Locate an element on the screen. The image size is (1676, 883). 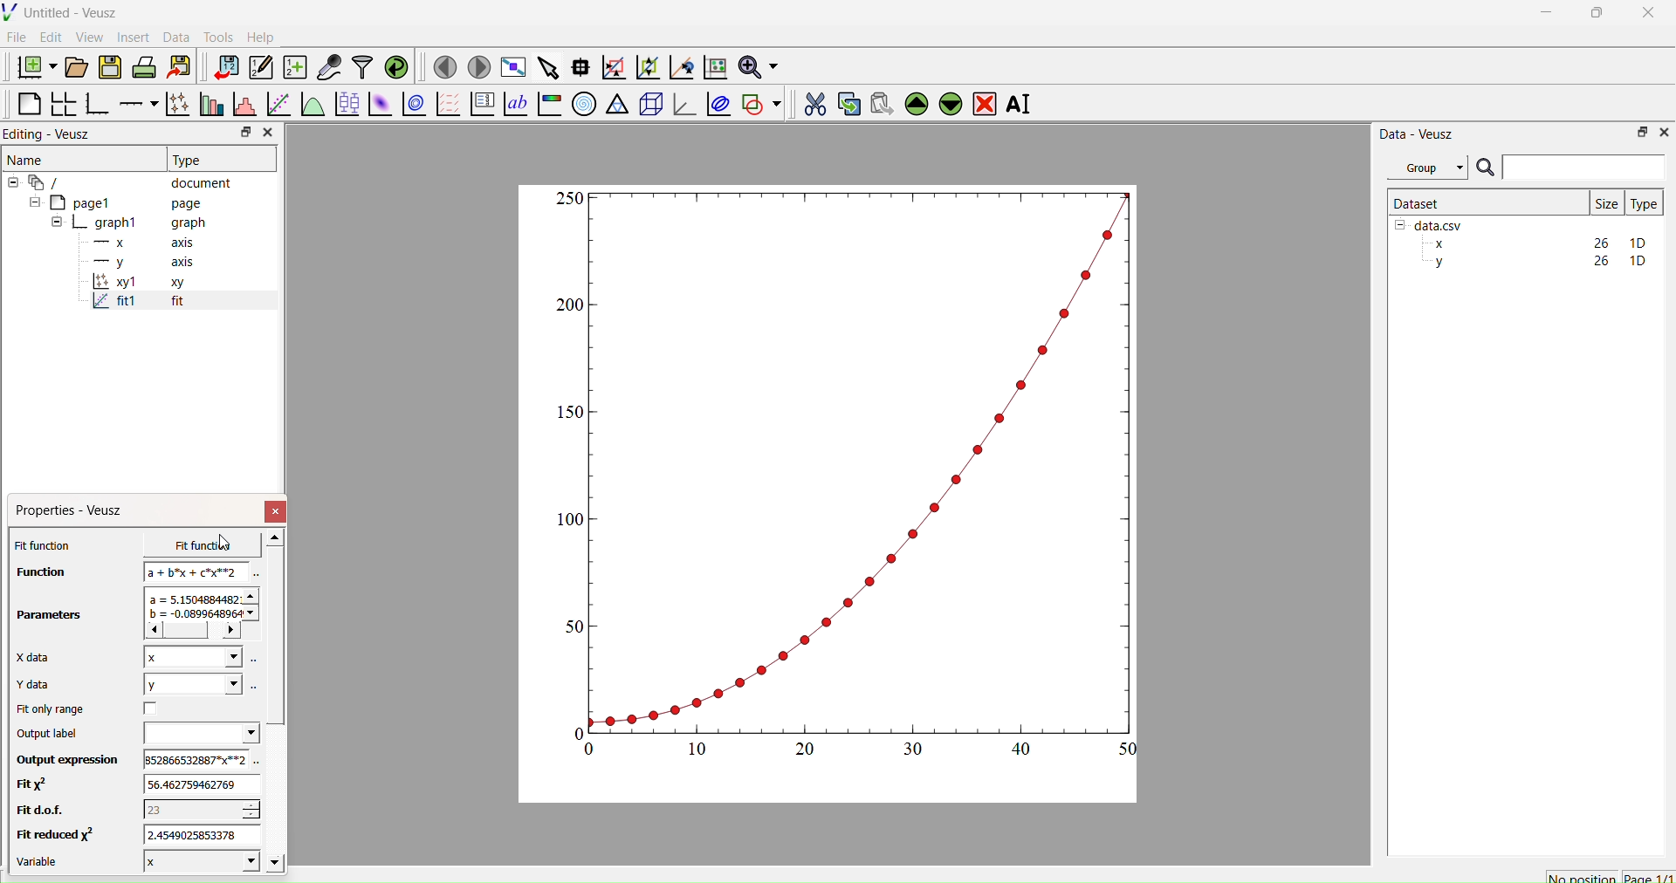
input  is located at coordinates (187, 759).